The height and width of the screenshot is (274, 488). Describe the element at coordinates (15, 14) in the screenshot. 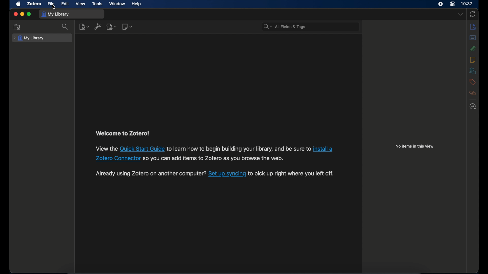

I see `close` at that location.